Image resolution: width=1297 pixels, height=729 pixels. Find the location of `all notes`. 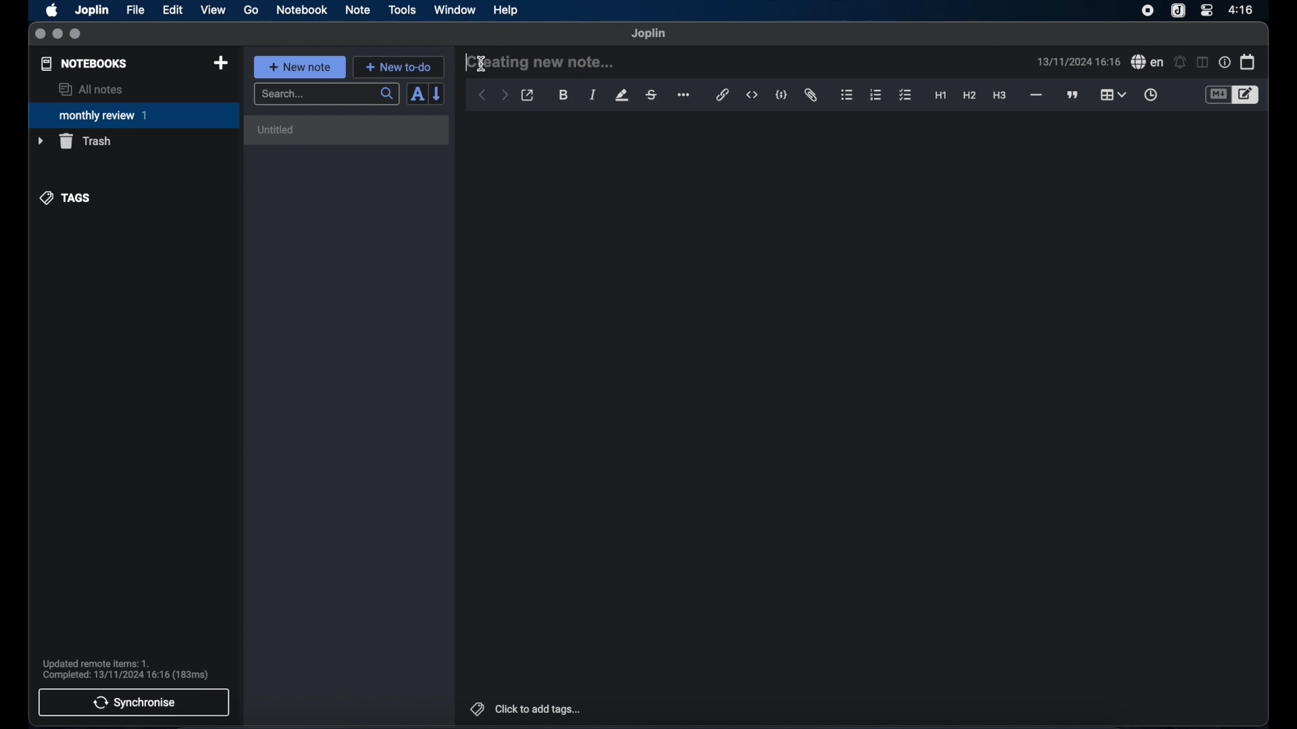

all notes is located at coordinates (91, 89).